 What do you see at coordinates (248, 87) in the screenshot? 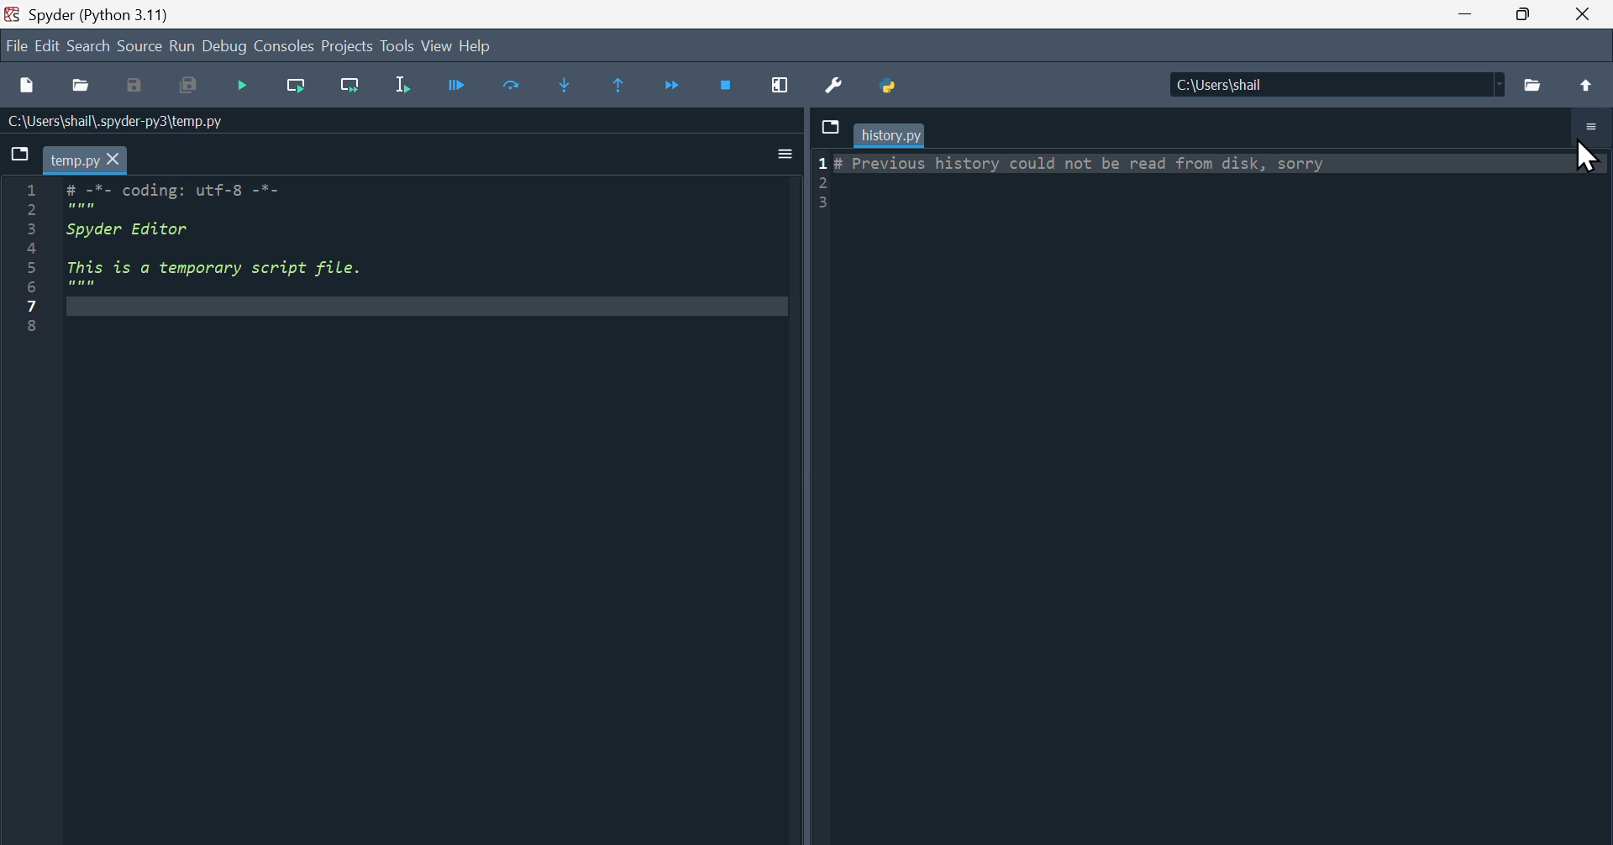
I see `Run ` at bounding box center [248, 87].